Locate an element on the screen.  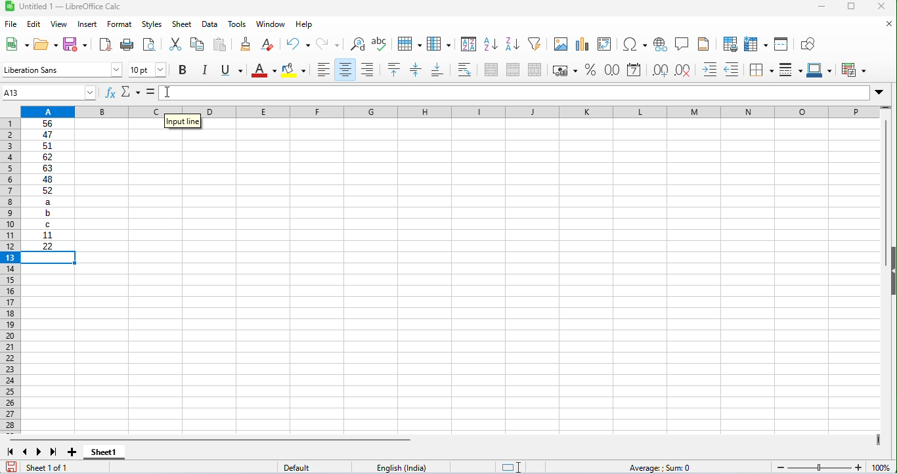
print is located at coordinates (126, 45).